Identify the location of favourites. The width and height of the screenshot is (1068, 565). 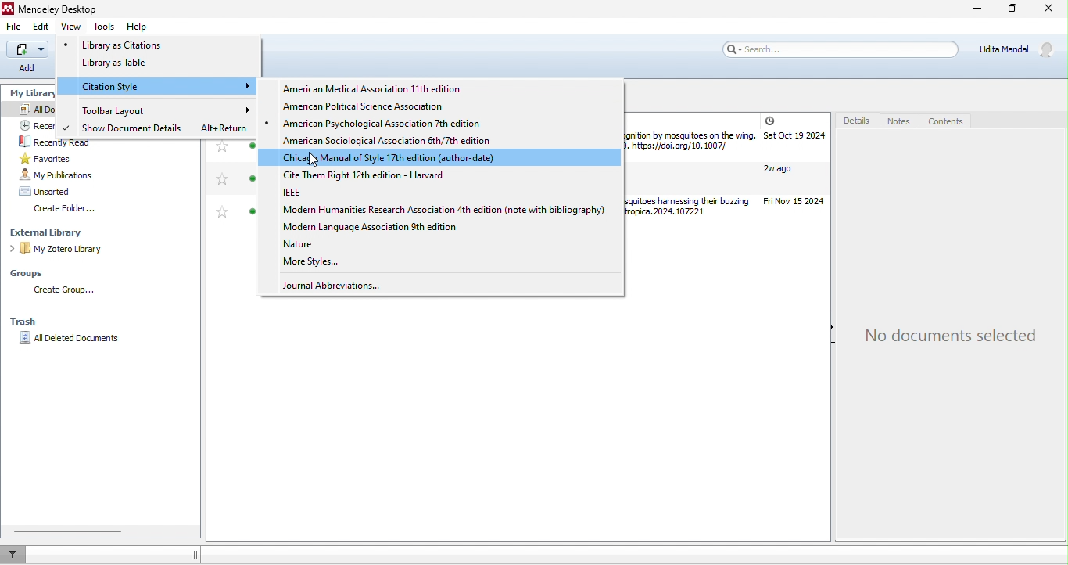
(67, 158).